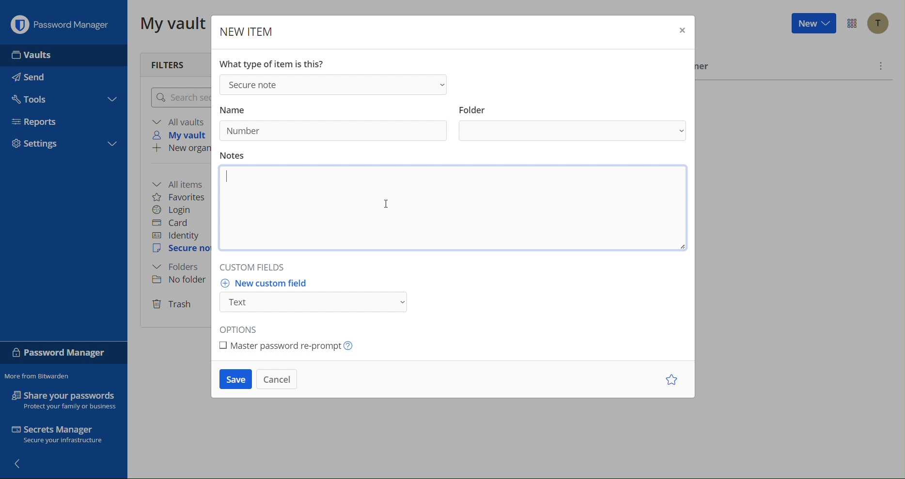 This screenshot has height=479, width=905. I want to click on Name, so click(240, 107).